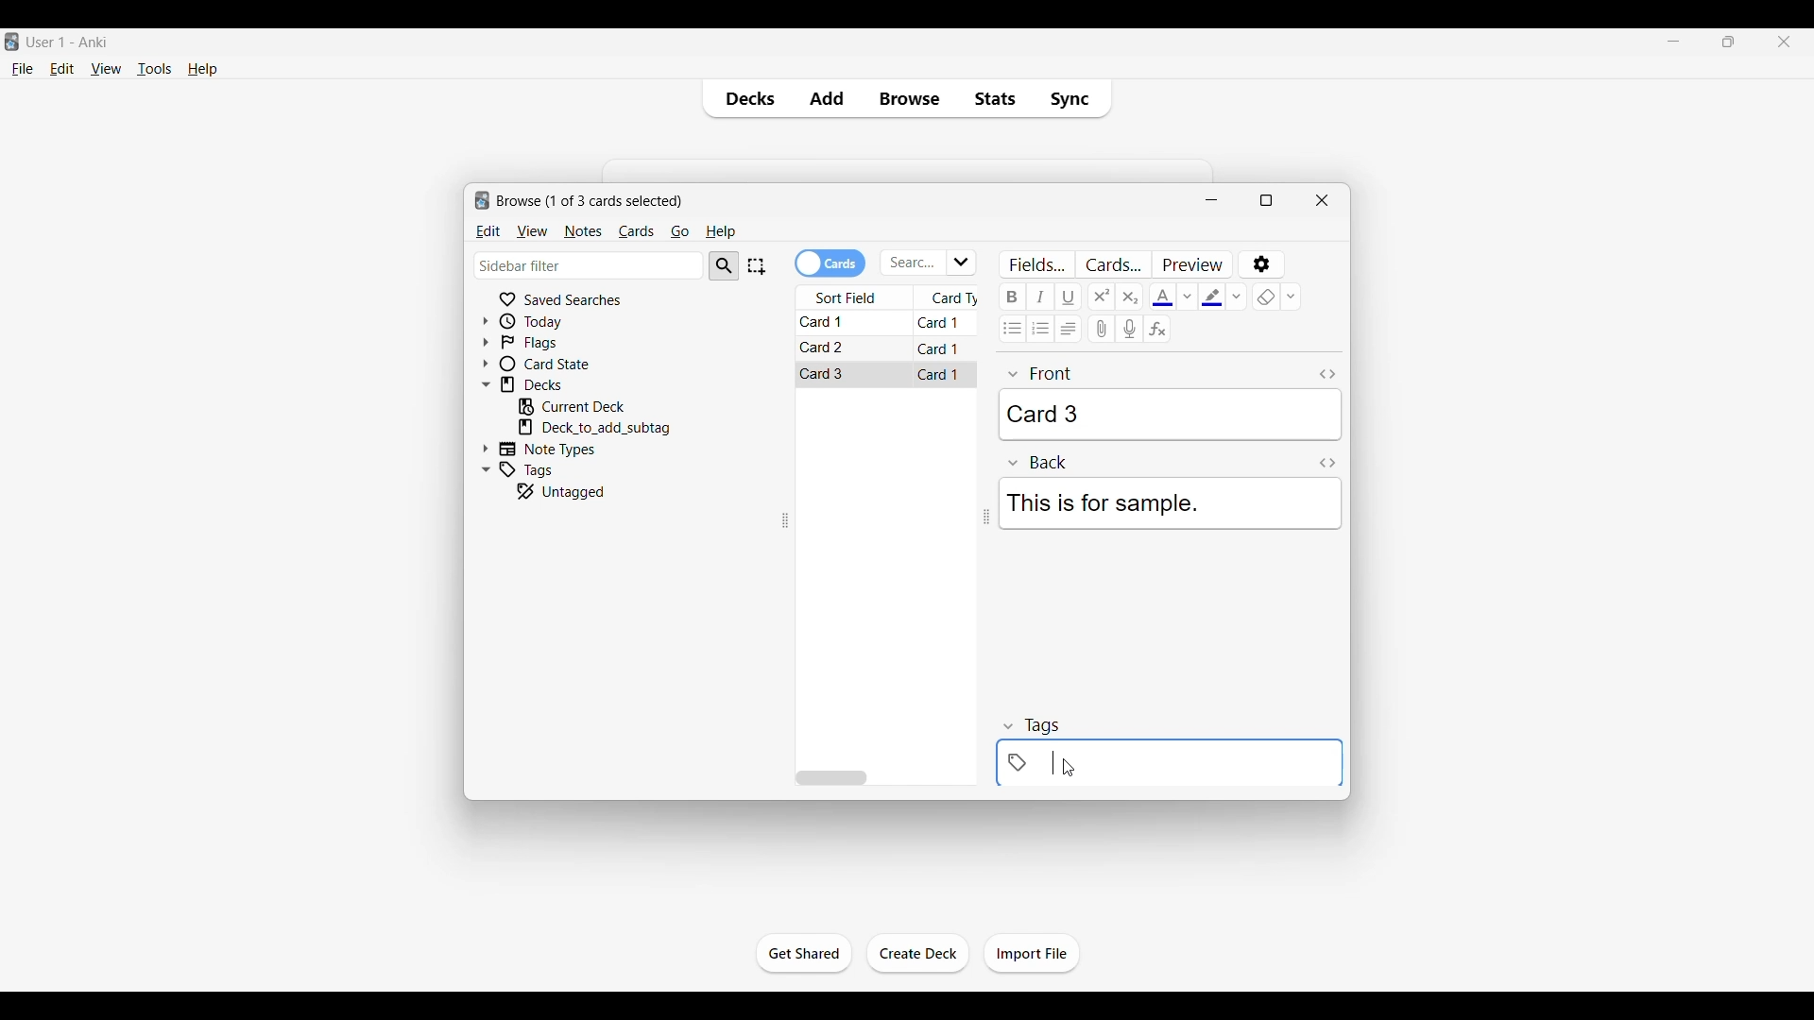  I want to click on Toggle HTML editor, so click(1327, 375).